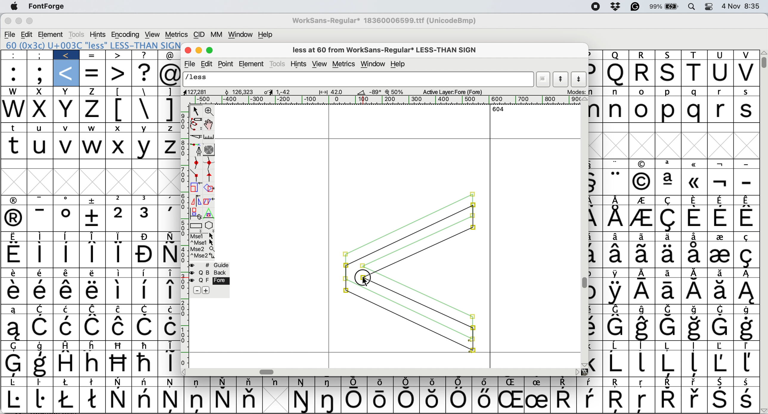 The width and height of the screenshot is (768, 414). What do you see at coordinates (168, 308) in the screenshot?
I see `Symbol` at bounding box center [168, 308].